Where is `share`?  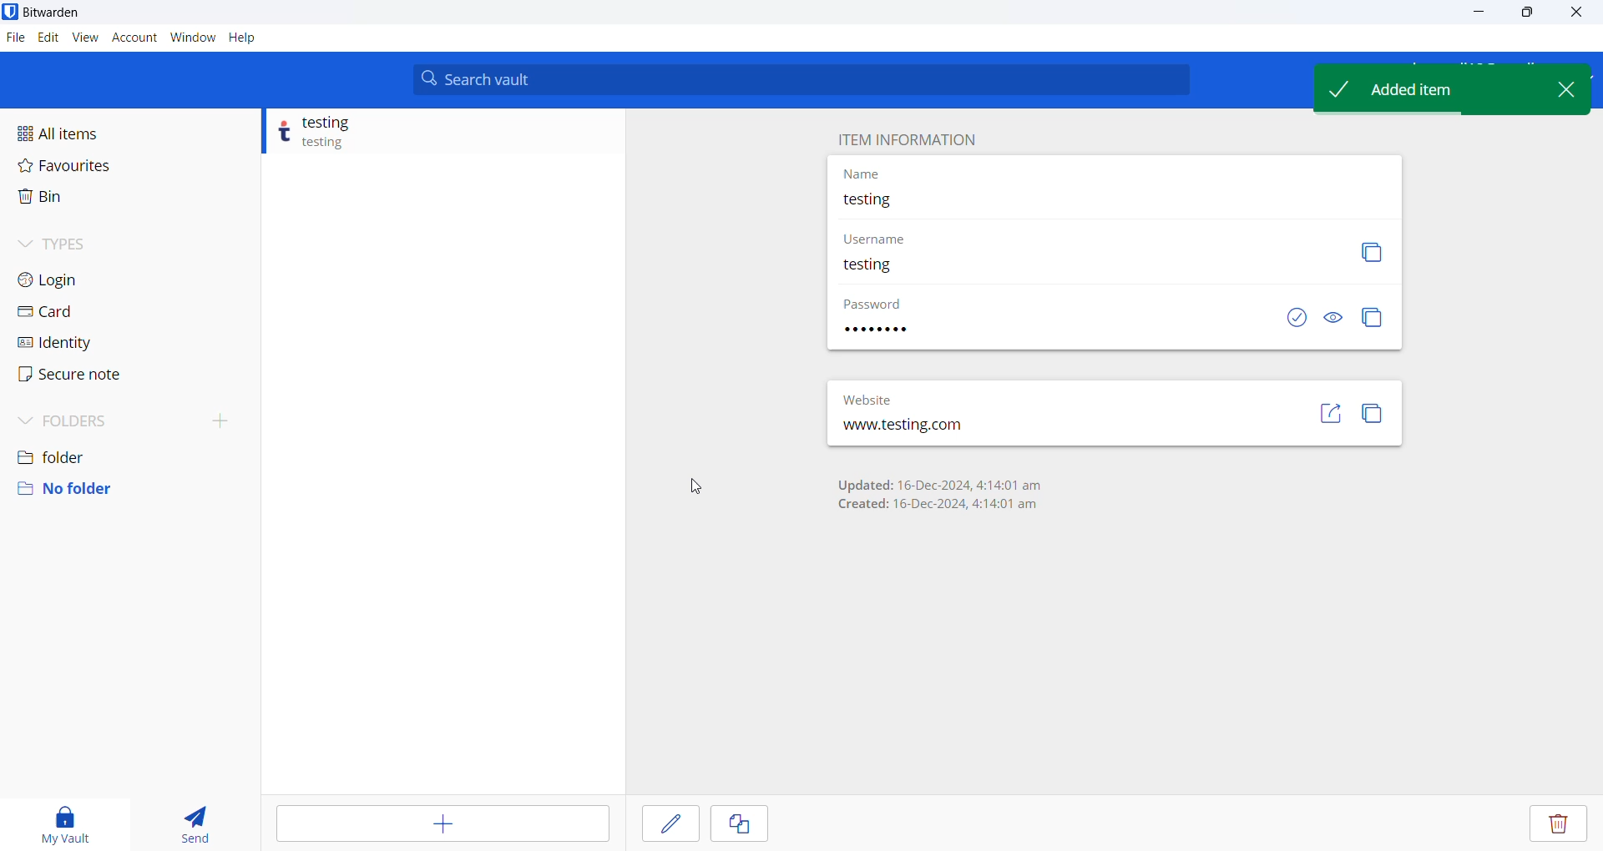
share is located at coordinates (1332, 418).